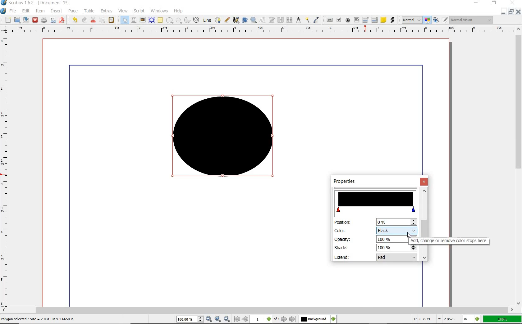 The height and width of the screenshot is (324, 522). Describe the element at coordinates (511, 12) in the screenshot. I see `RESTORE` at that location.